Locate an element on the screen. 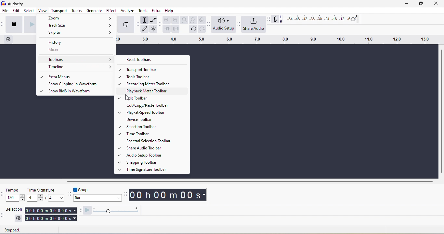 The width and height of the screenshot is (444, 234). selection is located at coordinates (14, 209).